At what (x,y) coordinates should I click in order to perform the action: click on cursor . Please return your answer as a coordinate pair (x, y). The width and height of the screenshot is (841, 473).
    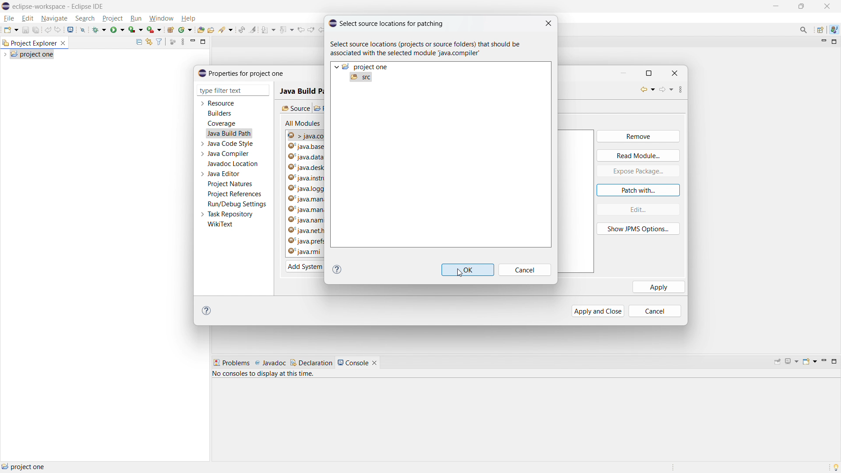
    Looking at the image, I should click on (460, 274).